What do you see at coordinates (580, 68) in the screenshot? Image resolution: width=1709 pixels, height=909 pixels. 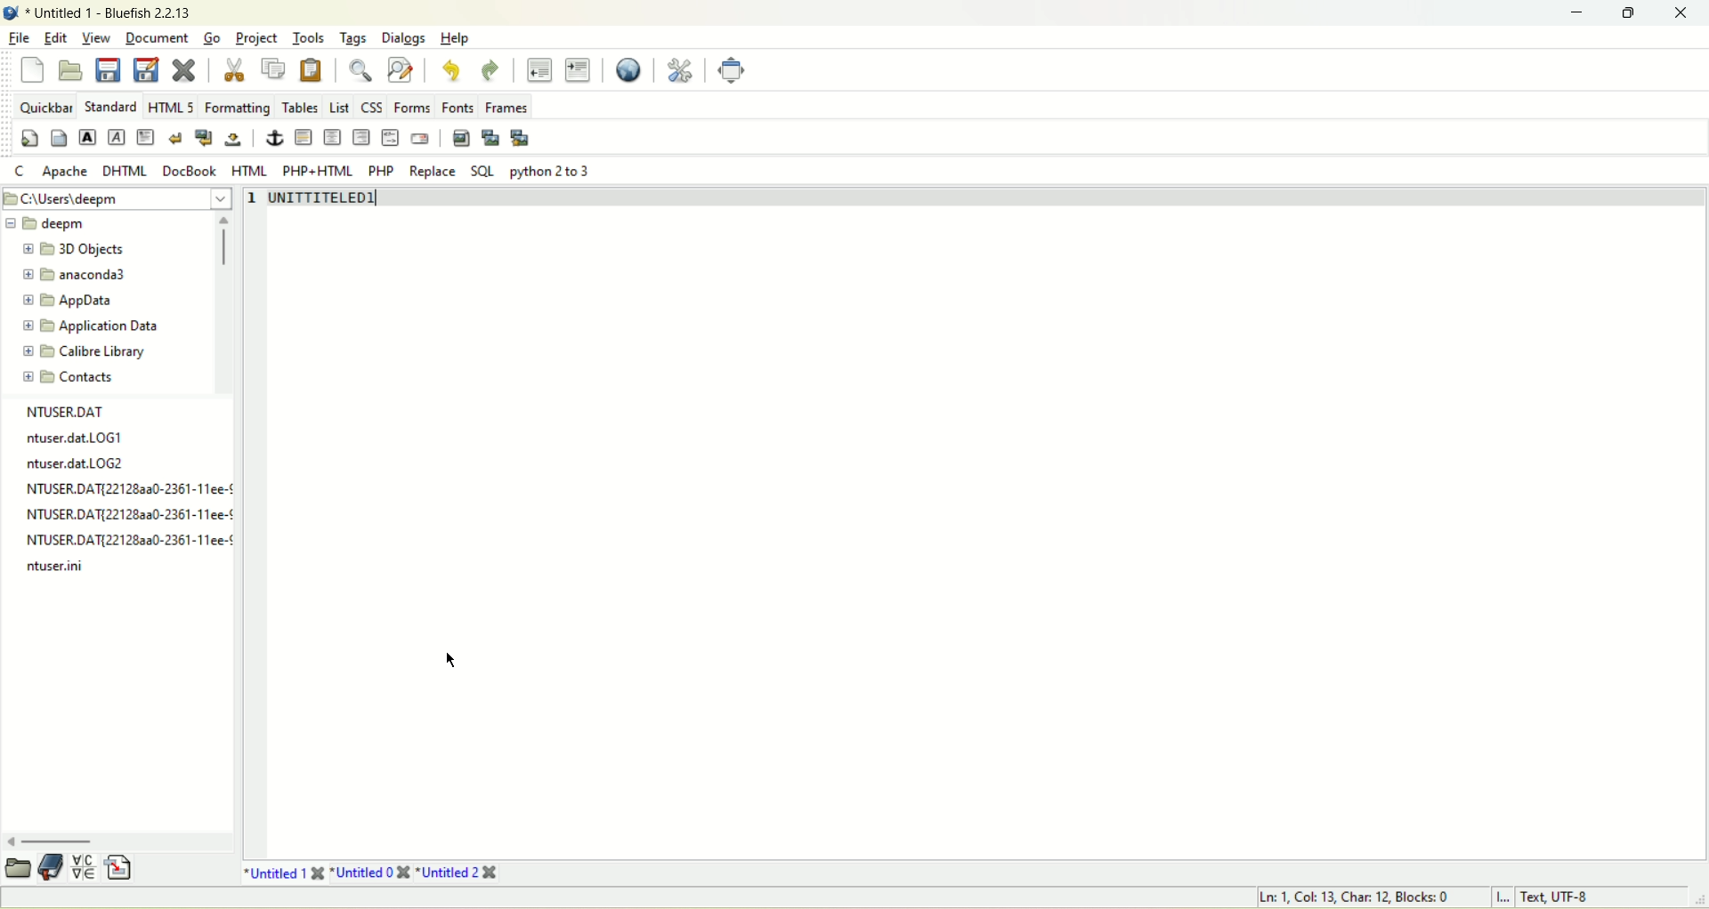 I see `indent ` at bounding box center [580, 68].